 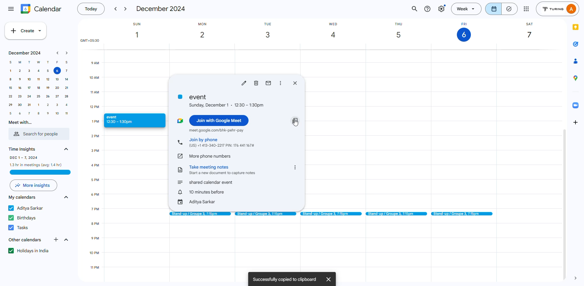 What do you see at coordinates (295, 168) in the screenshot?
I see `more` at bounding box center [295, 168].